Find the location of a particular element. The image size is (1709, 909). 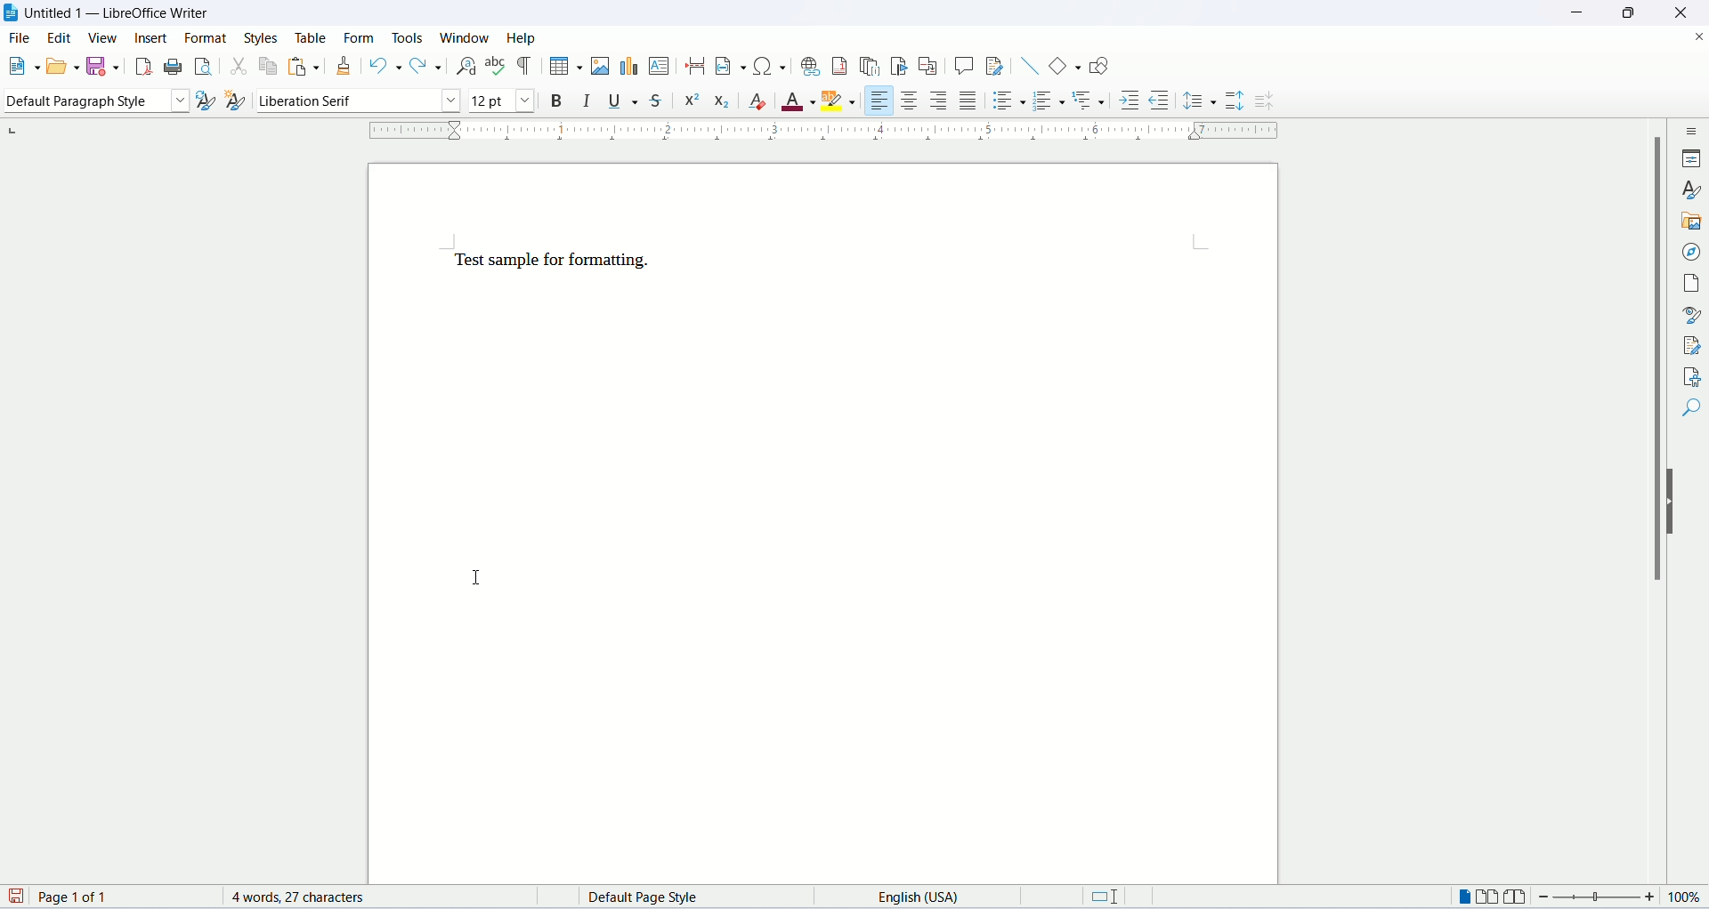

insert bookmark is located at coordinates (902, 66).